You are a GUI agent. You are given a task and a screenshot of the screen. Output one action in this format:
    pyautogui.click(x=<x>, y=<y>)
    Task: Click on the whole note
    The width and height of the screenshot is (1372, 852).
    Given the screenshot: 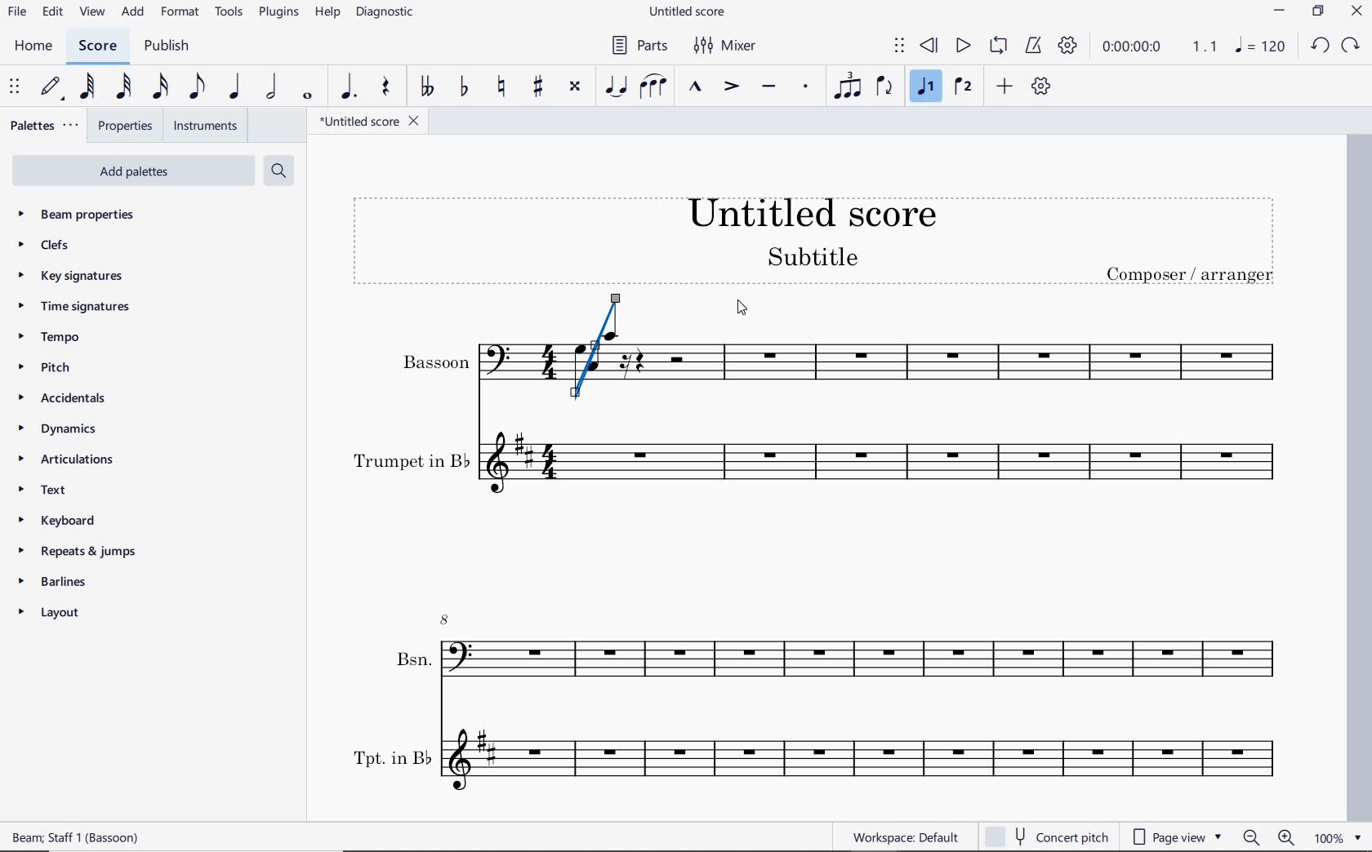 What is the action you would take?
    pyautogui.click(x=305, y=96)
    